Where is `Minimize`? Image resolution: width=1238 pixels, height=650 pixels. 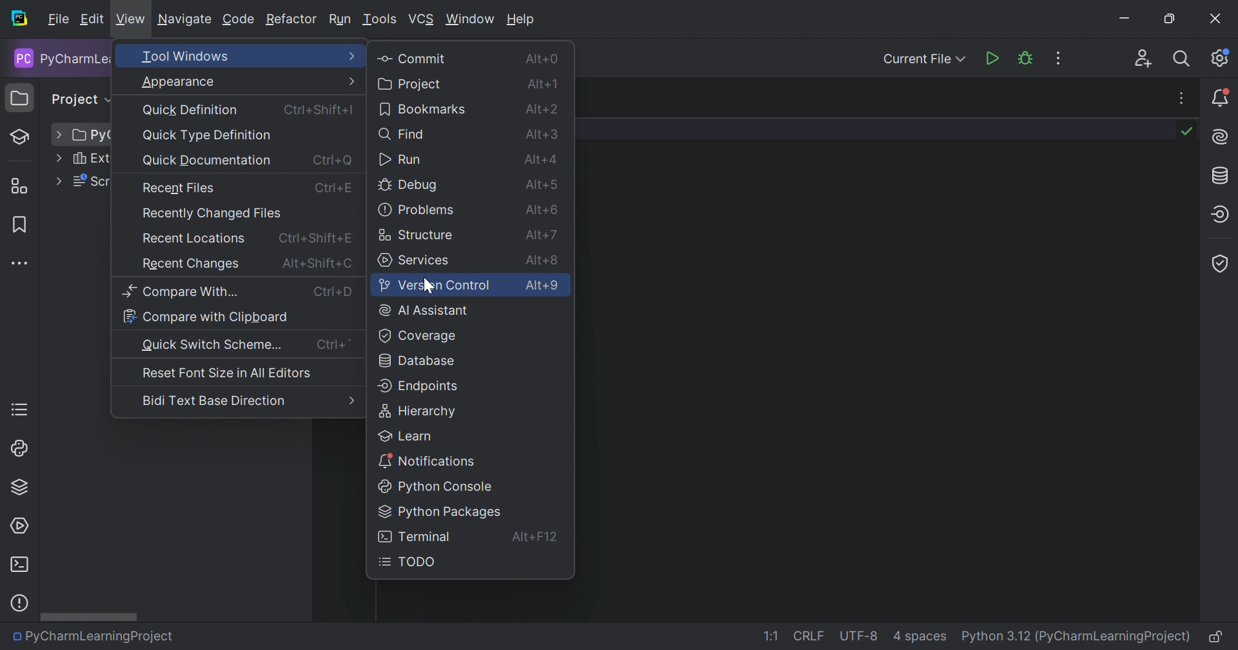
Minimize is located at coordinates (1128, 18).